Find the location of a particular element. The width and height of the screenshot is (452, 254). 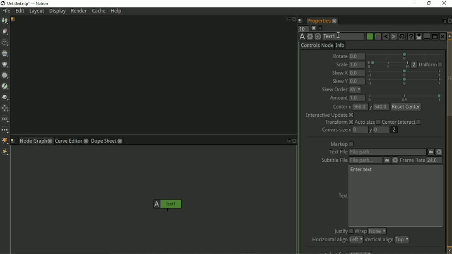

selection bar is located at coordinates (405, 56).